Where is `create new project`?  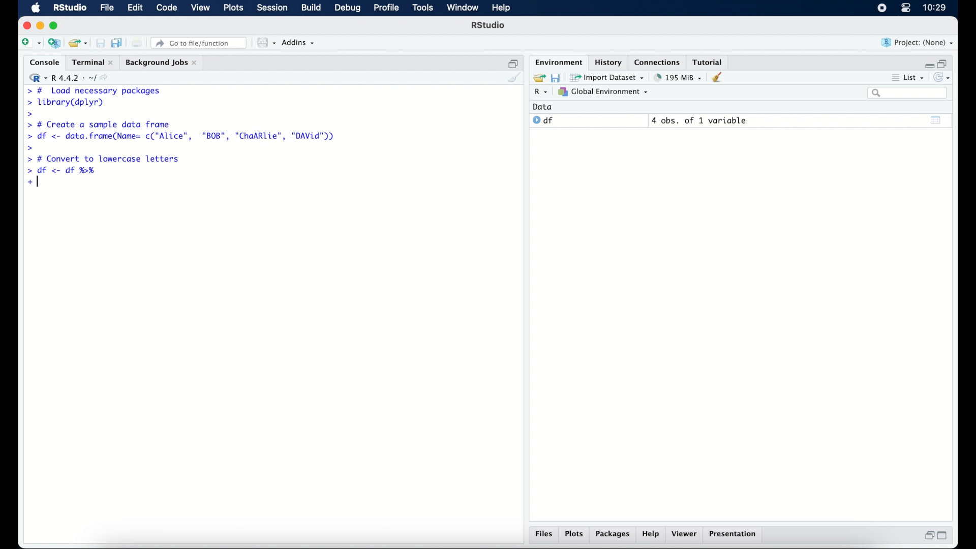 create new project is located at coordinates (54, 44).